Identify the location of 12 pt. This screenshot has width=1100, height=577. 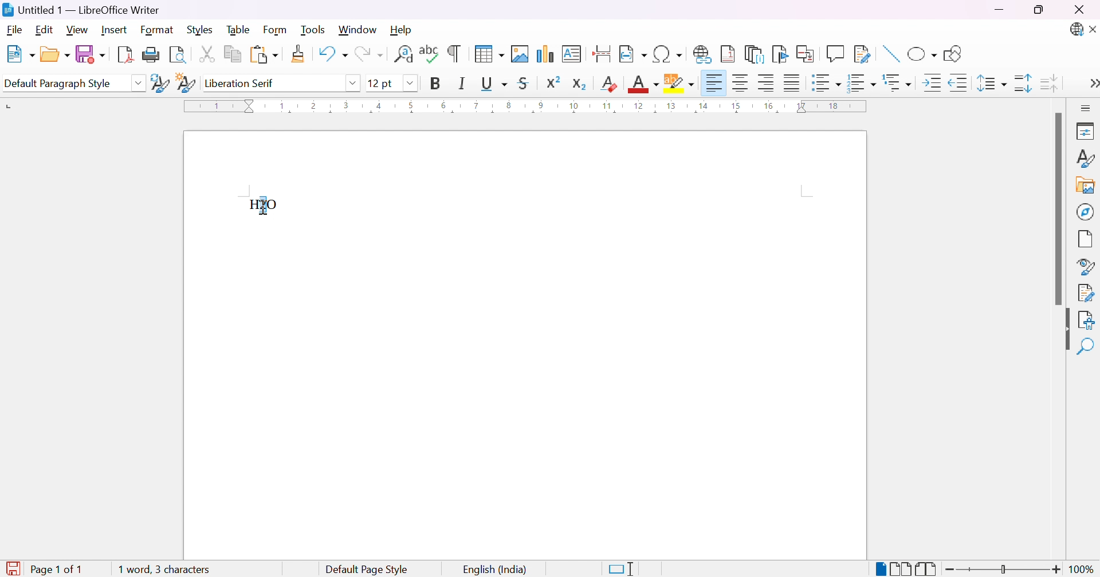
(381, 83).